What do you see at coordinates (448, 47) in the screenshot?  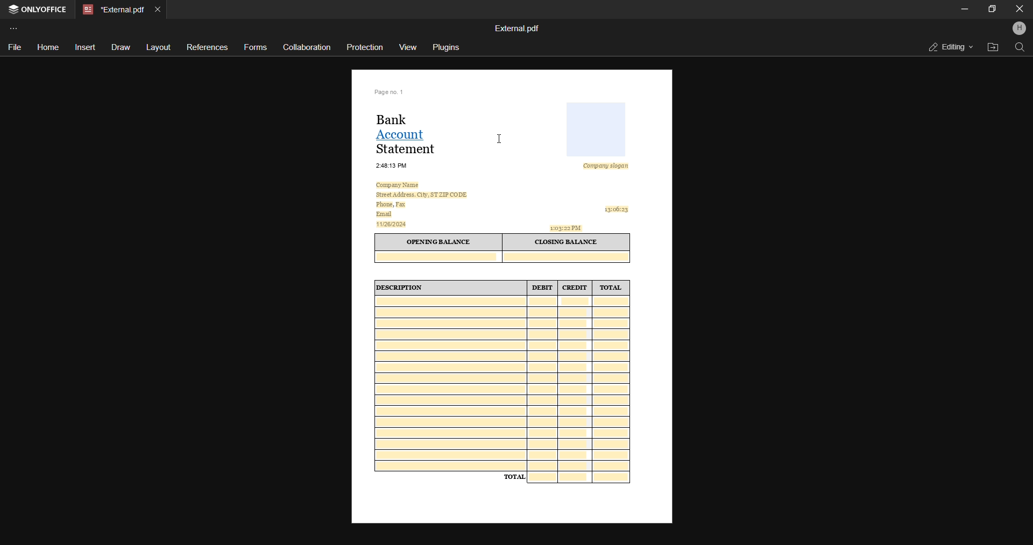 I see `plugins` at bounding box center [448, 47].